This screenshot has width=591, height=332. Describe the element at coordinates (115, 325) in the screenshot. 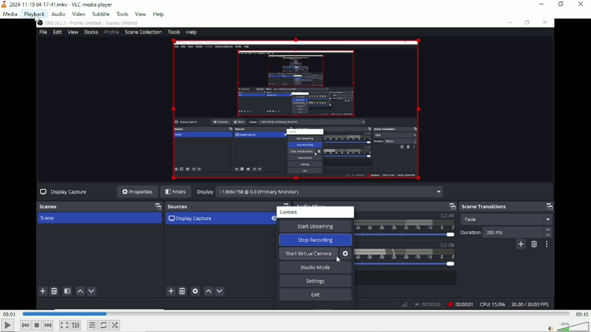

I see `random` at that location.